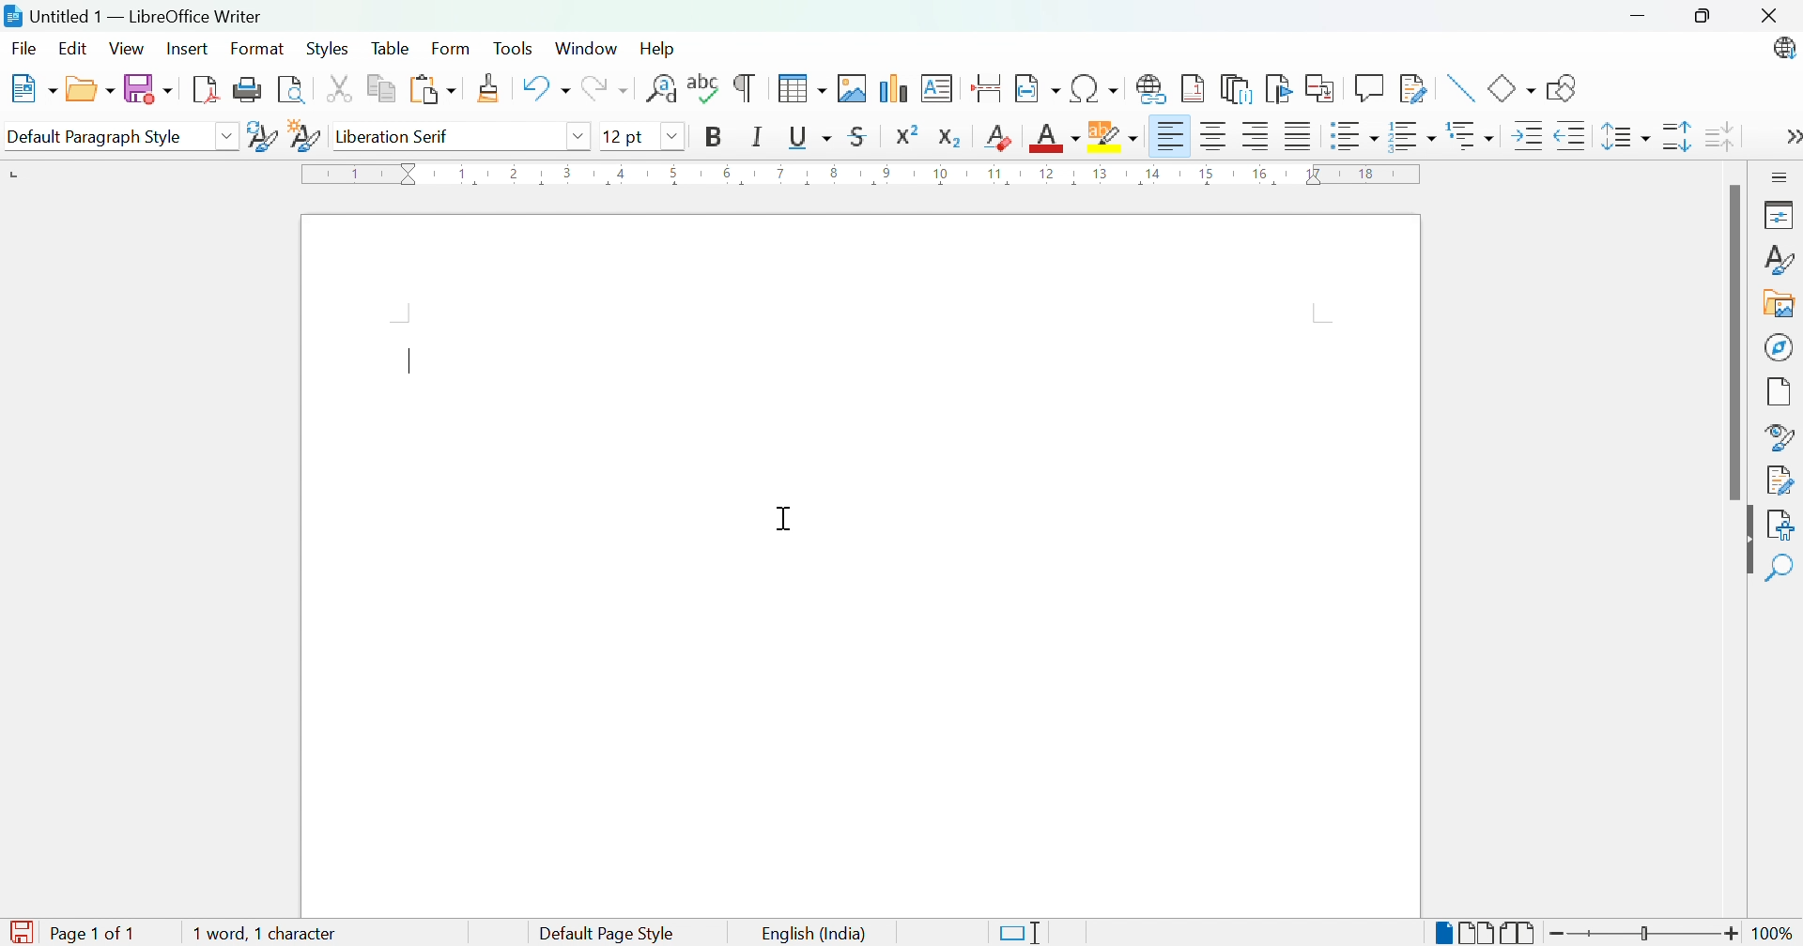 This screenshot has width=1803, height=946. What do you see at coordinates (344, 91) in the screenshot?
I see `Cut` at bounding box center [344, 91].